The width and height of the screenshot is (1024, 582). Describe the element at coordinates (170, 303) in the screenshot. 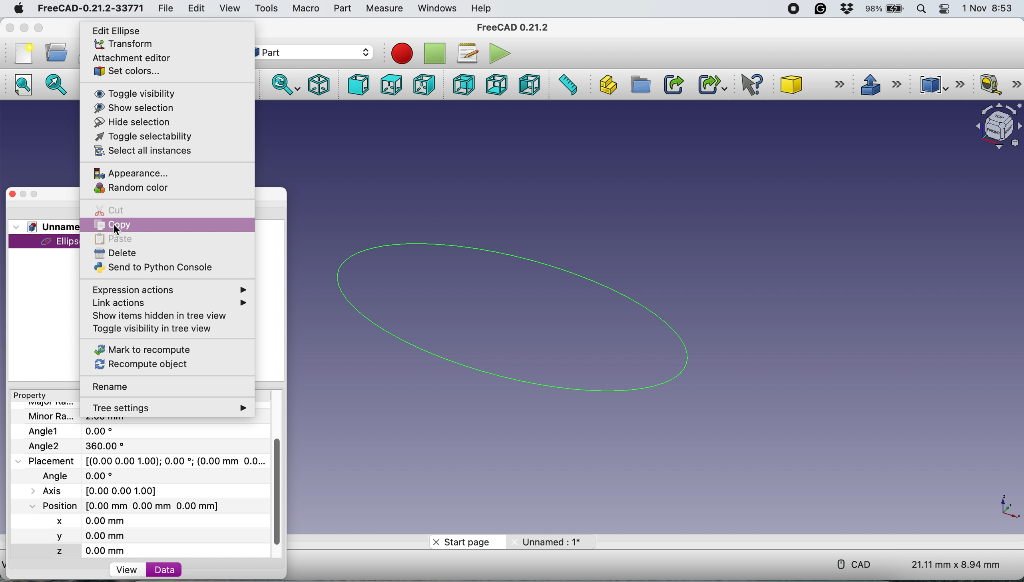

I see `link actions` at that location.